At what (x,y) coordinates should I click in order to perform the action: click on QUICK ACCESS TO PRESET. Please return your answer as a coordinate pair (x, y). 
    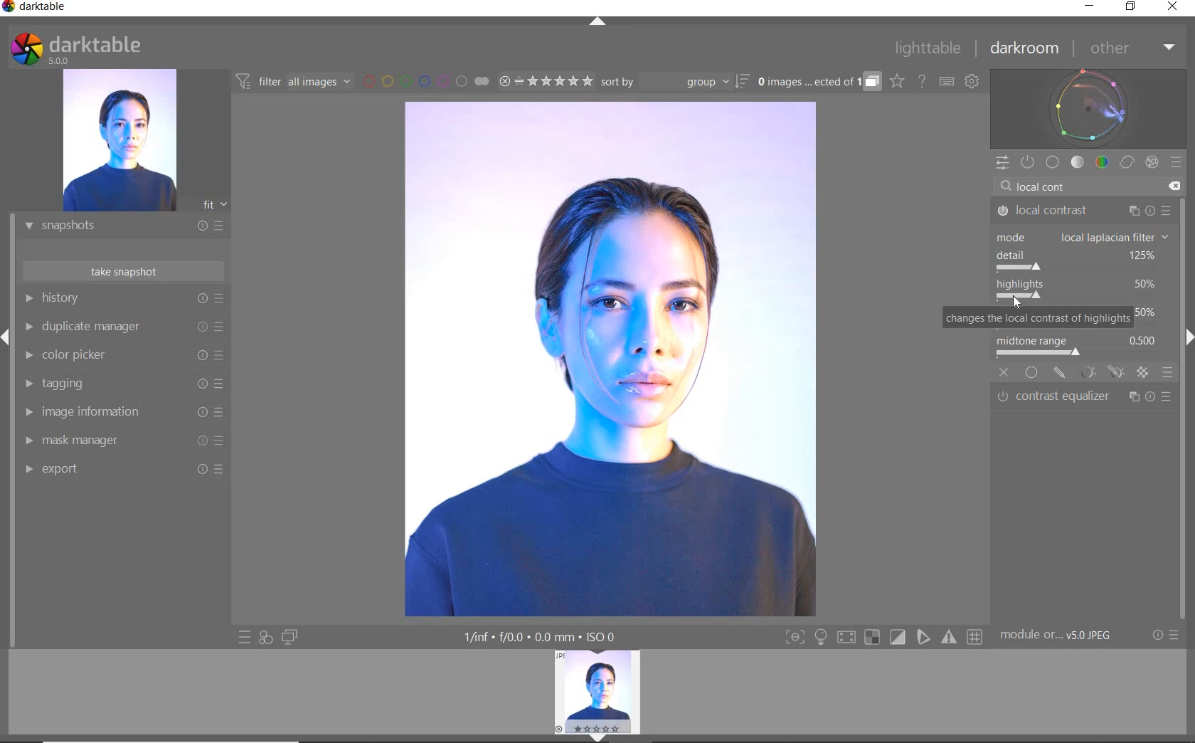
    Looking at the image, I should click on (245, 638).